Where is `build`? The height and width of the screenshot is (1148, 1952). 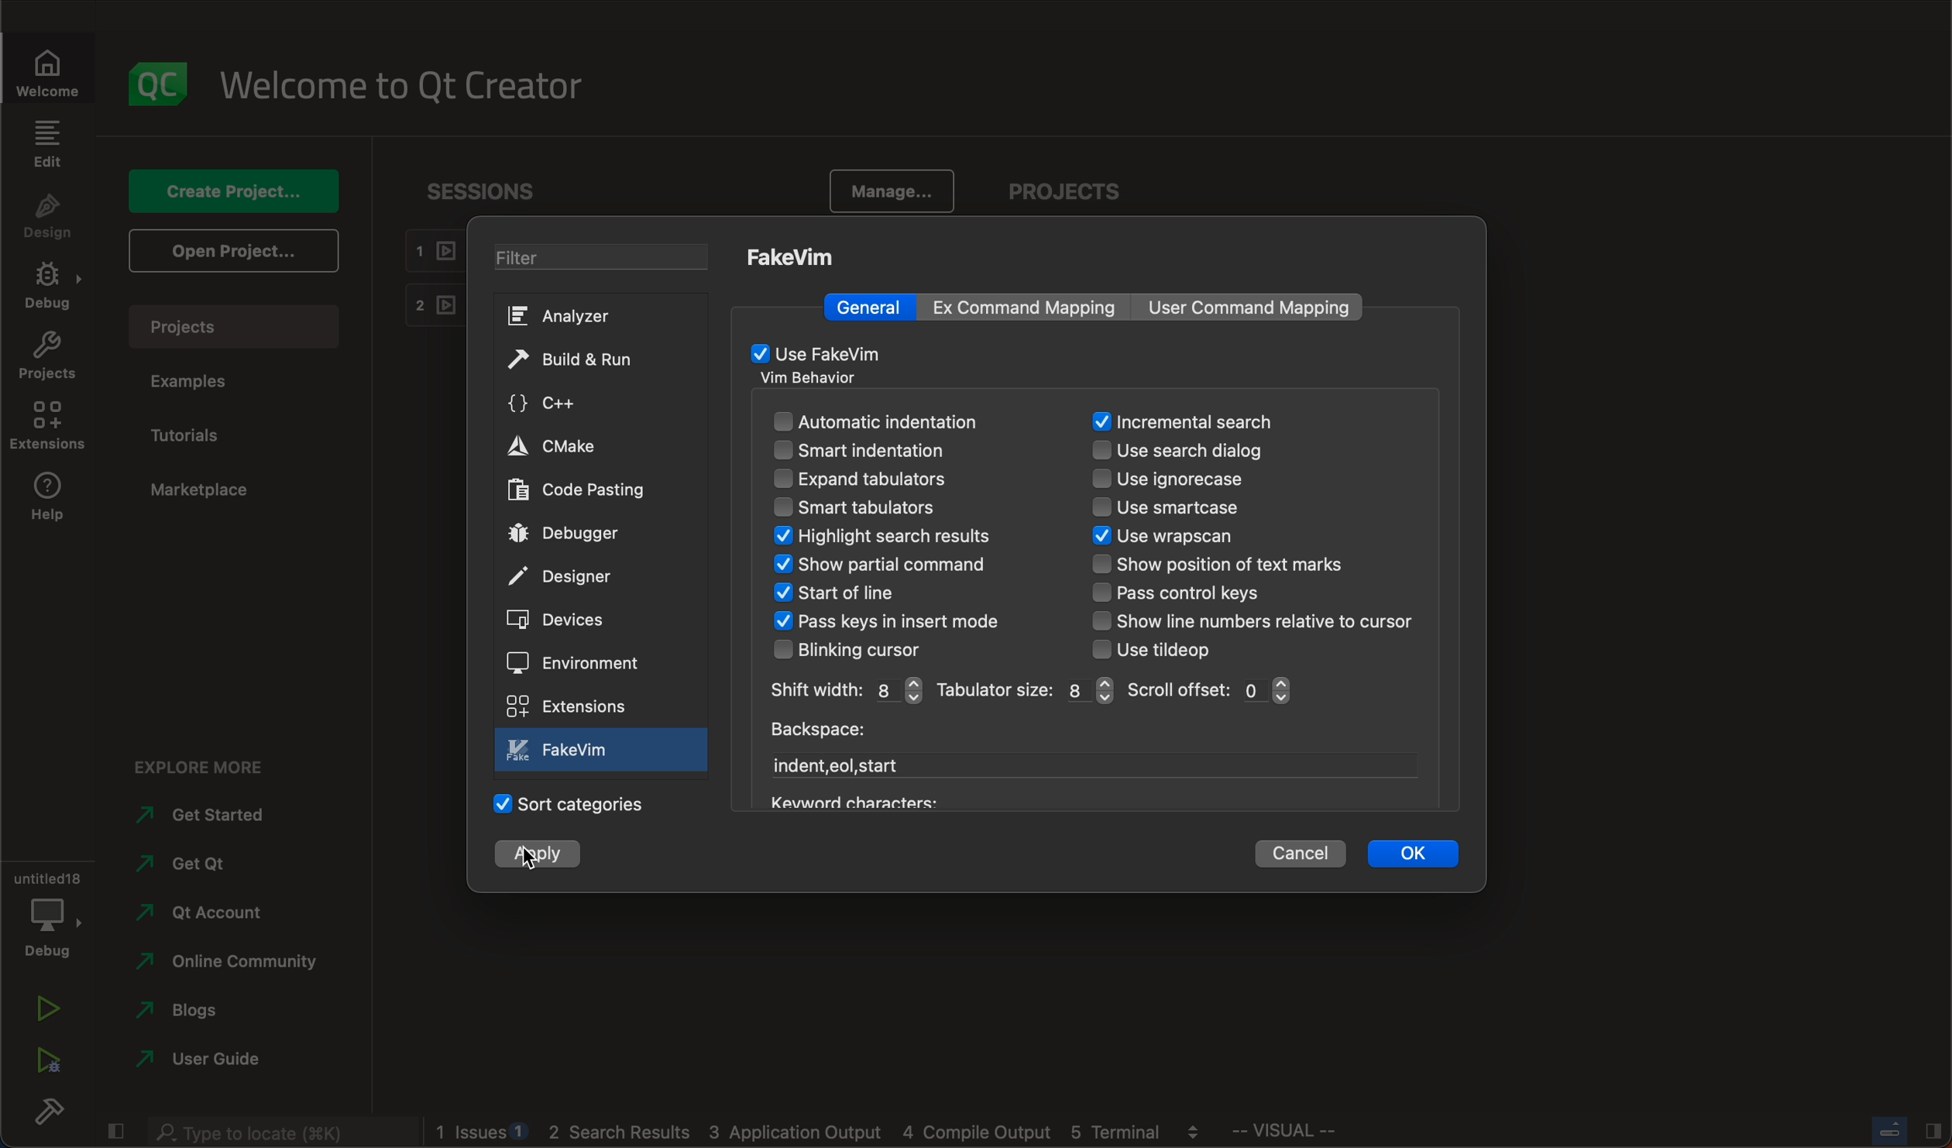
build is located at coordinates (48, 1114).